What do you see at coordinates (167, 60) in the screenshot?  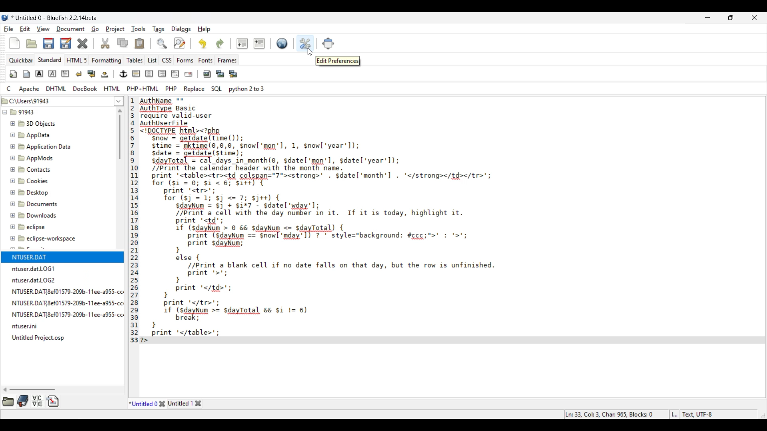 I see `CSS` at bounding box center [167, 60].